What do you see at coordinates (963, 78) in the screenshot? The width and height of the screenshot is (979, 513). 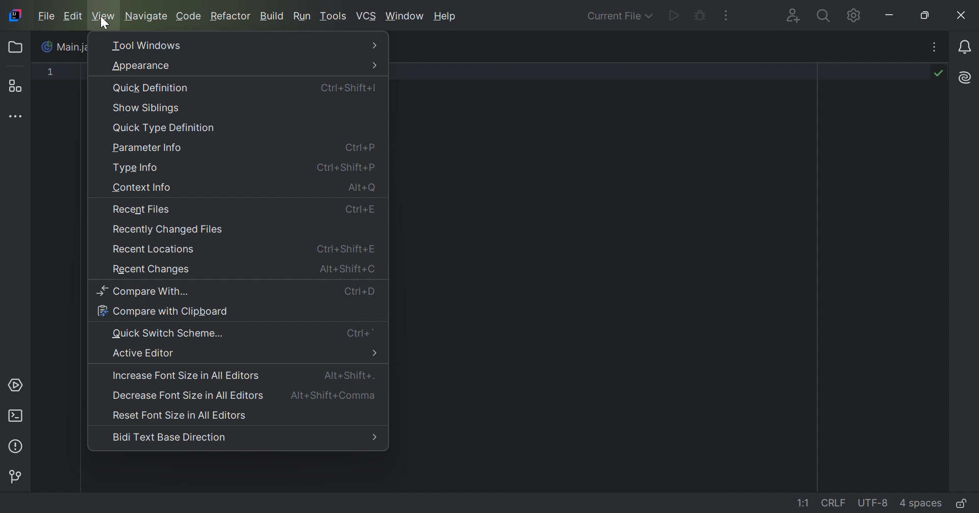 I see `AI Assistant` at bounding box center [963, 78].